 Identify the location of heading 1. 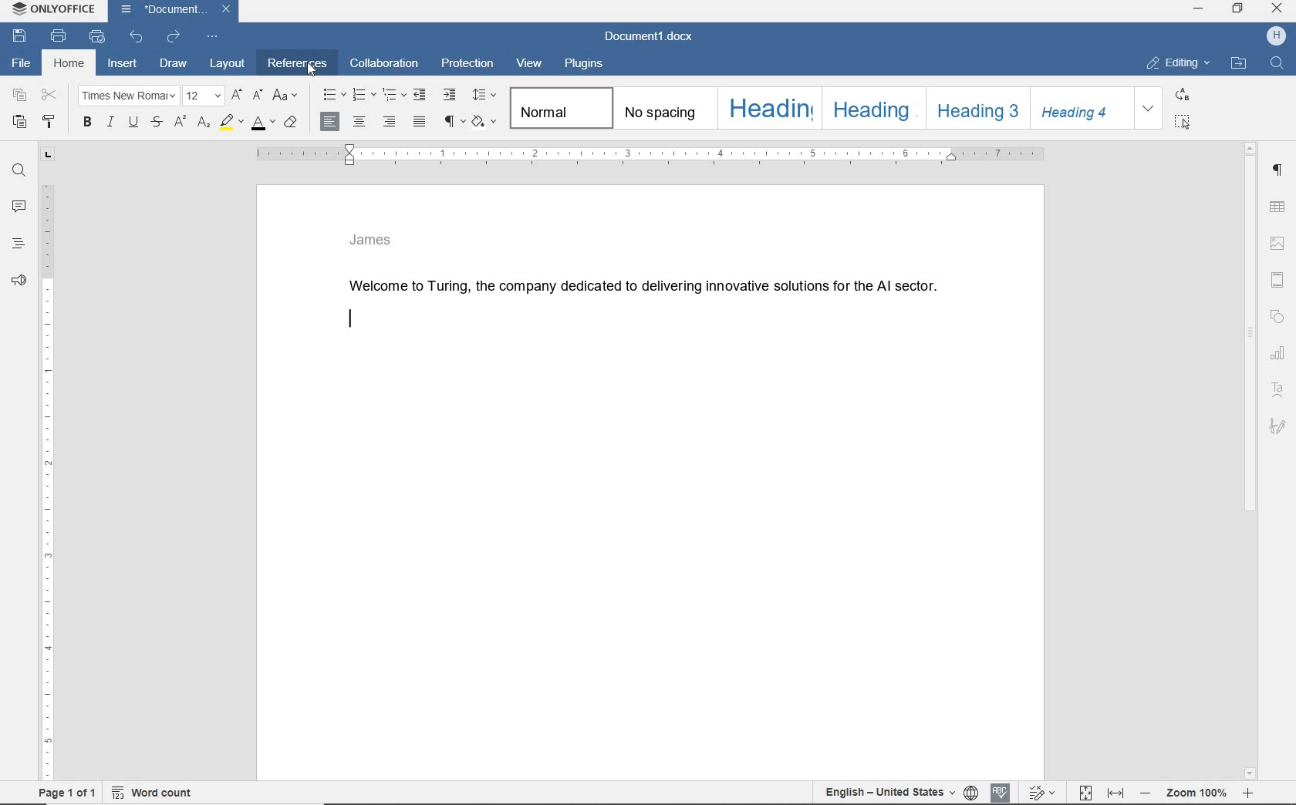
(770, 109).